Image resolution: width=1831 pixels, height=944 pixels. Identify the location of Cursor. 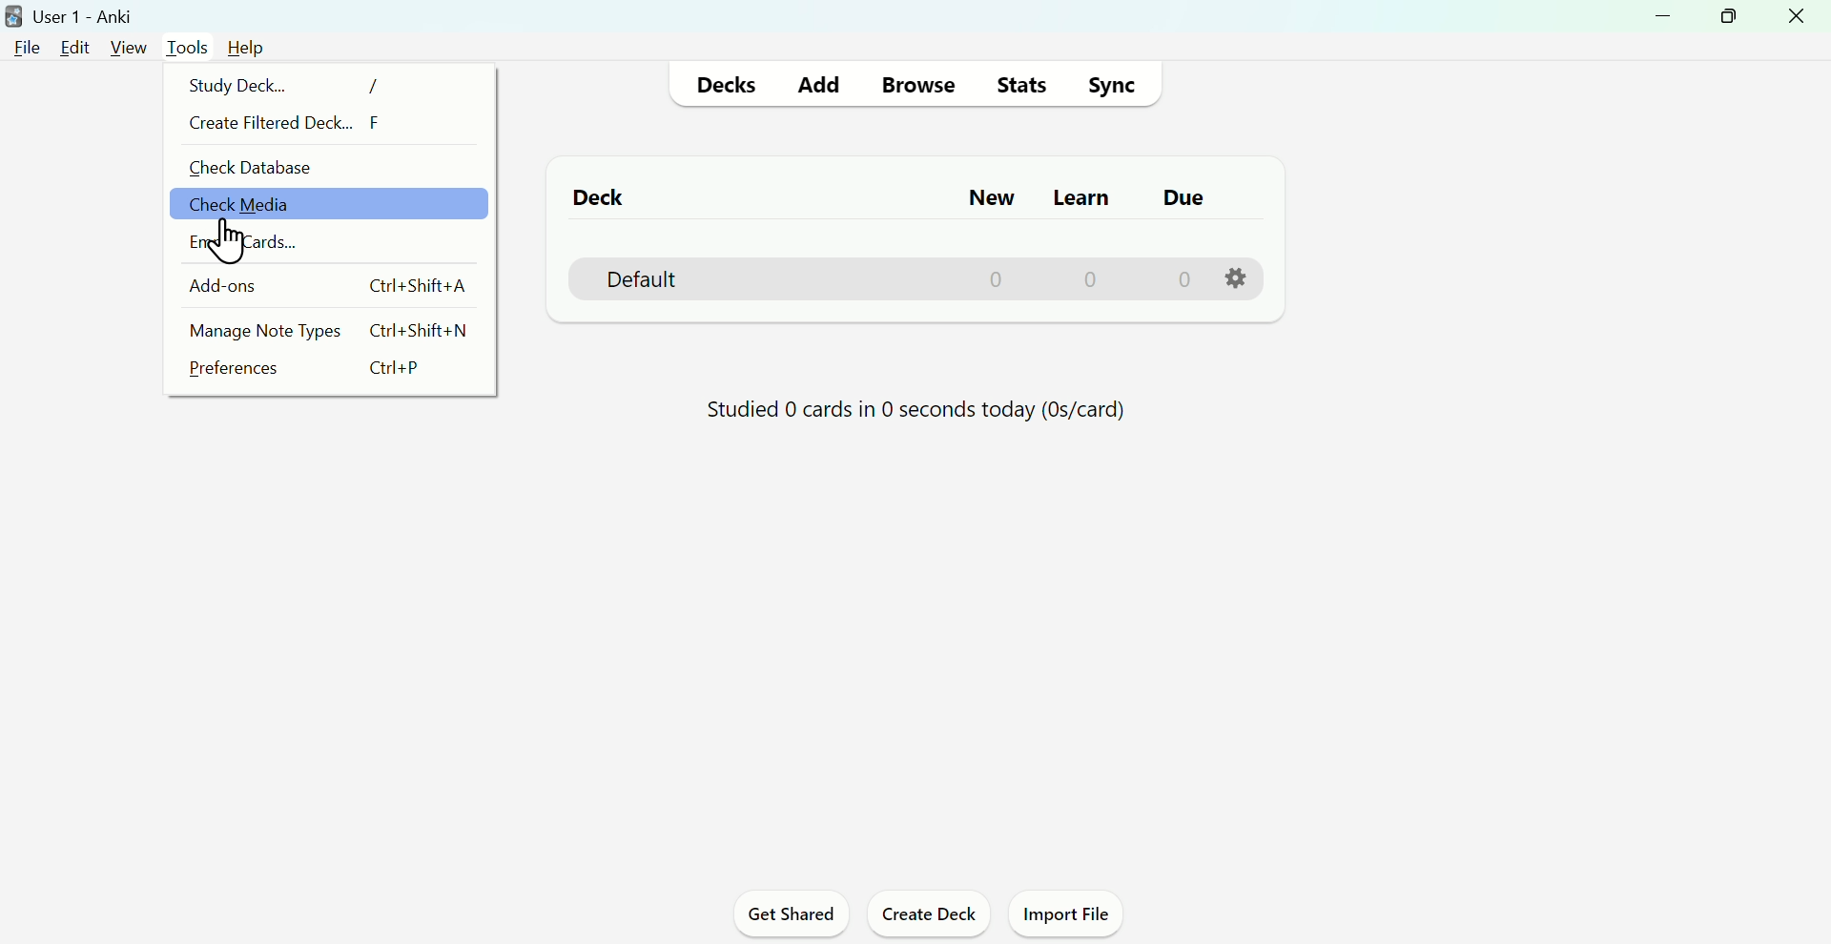
(229, 241).